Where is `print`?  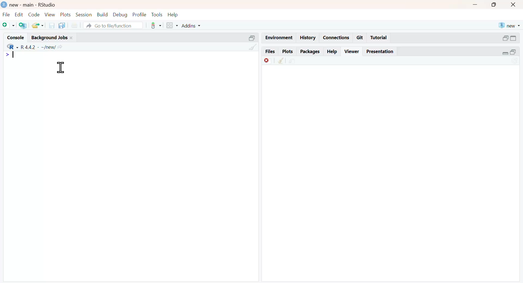
print is located at coordinates (75, 25).